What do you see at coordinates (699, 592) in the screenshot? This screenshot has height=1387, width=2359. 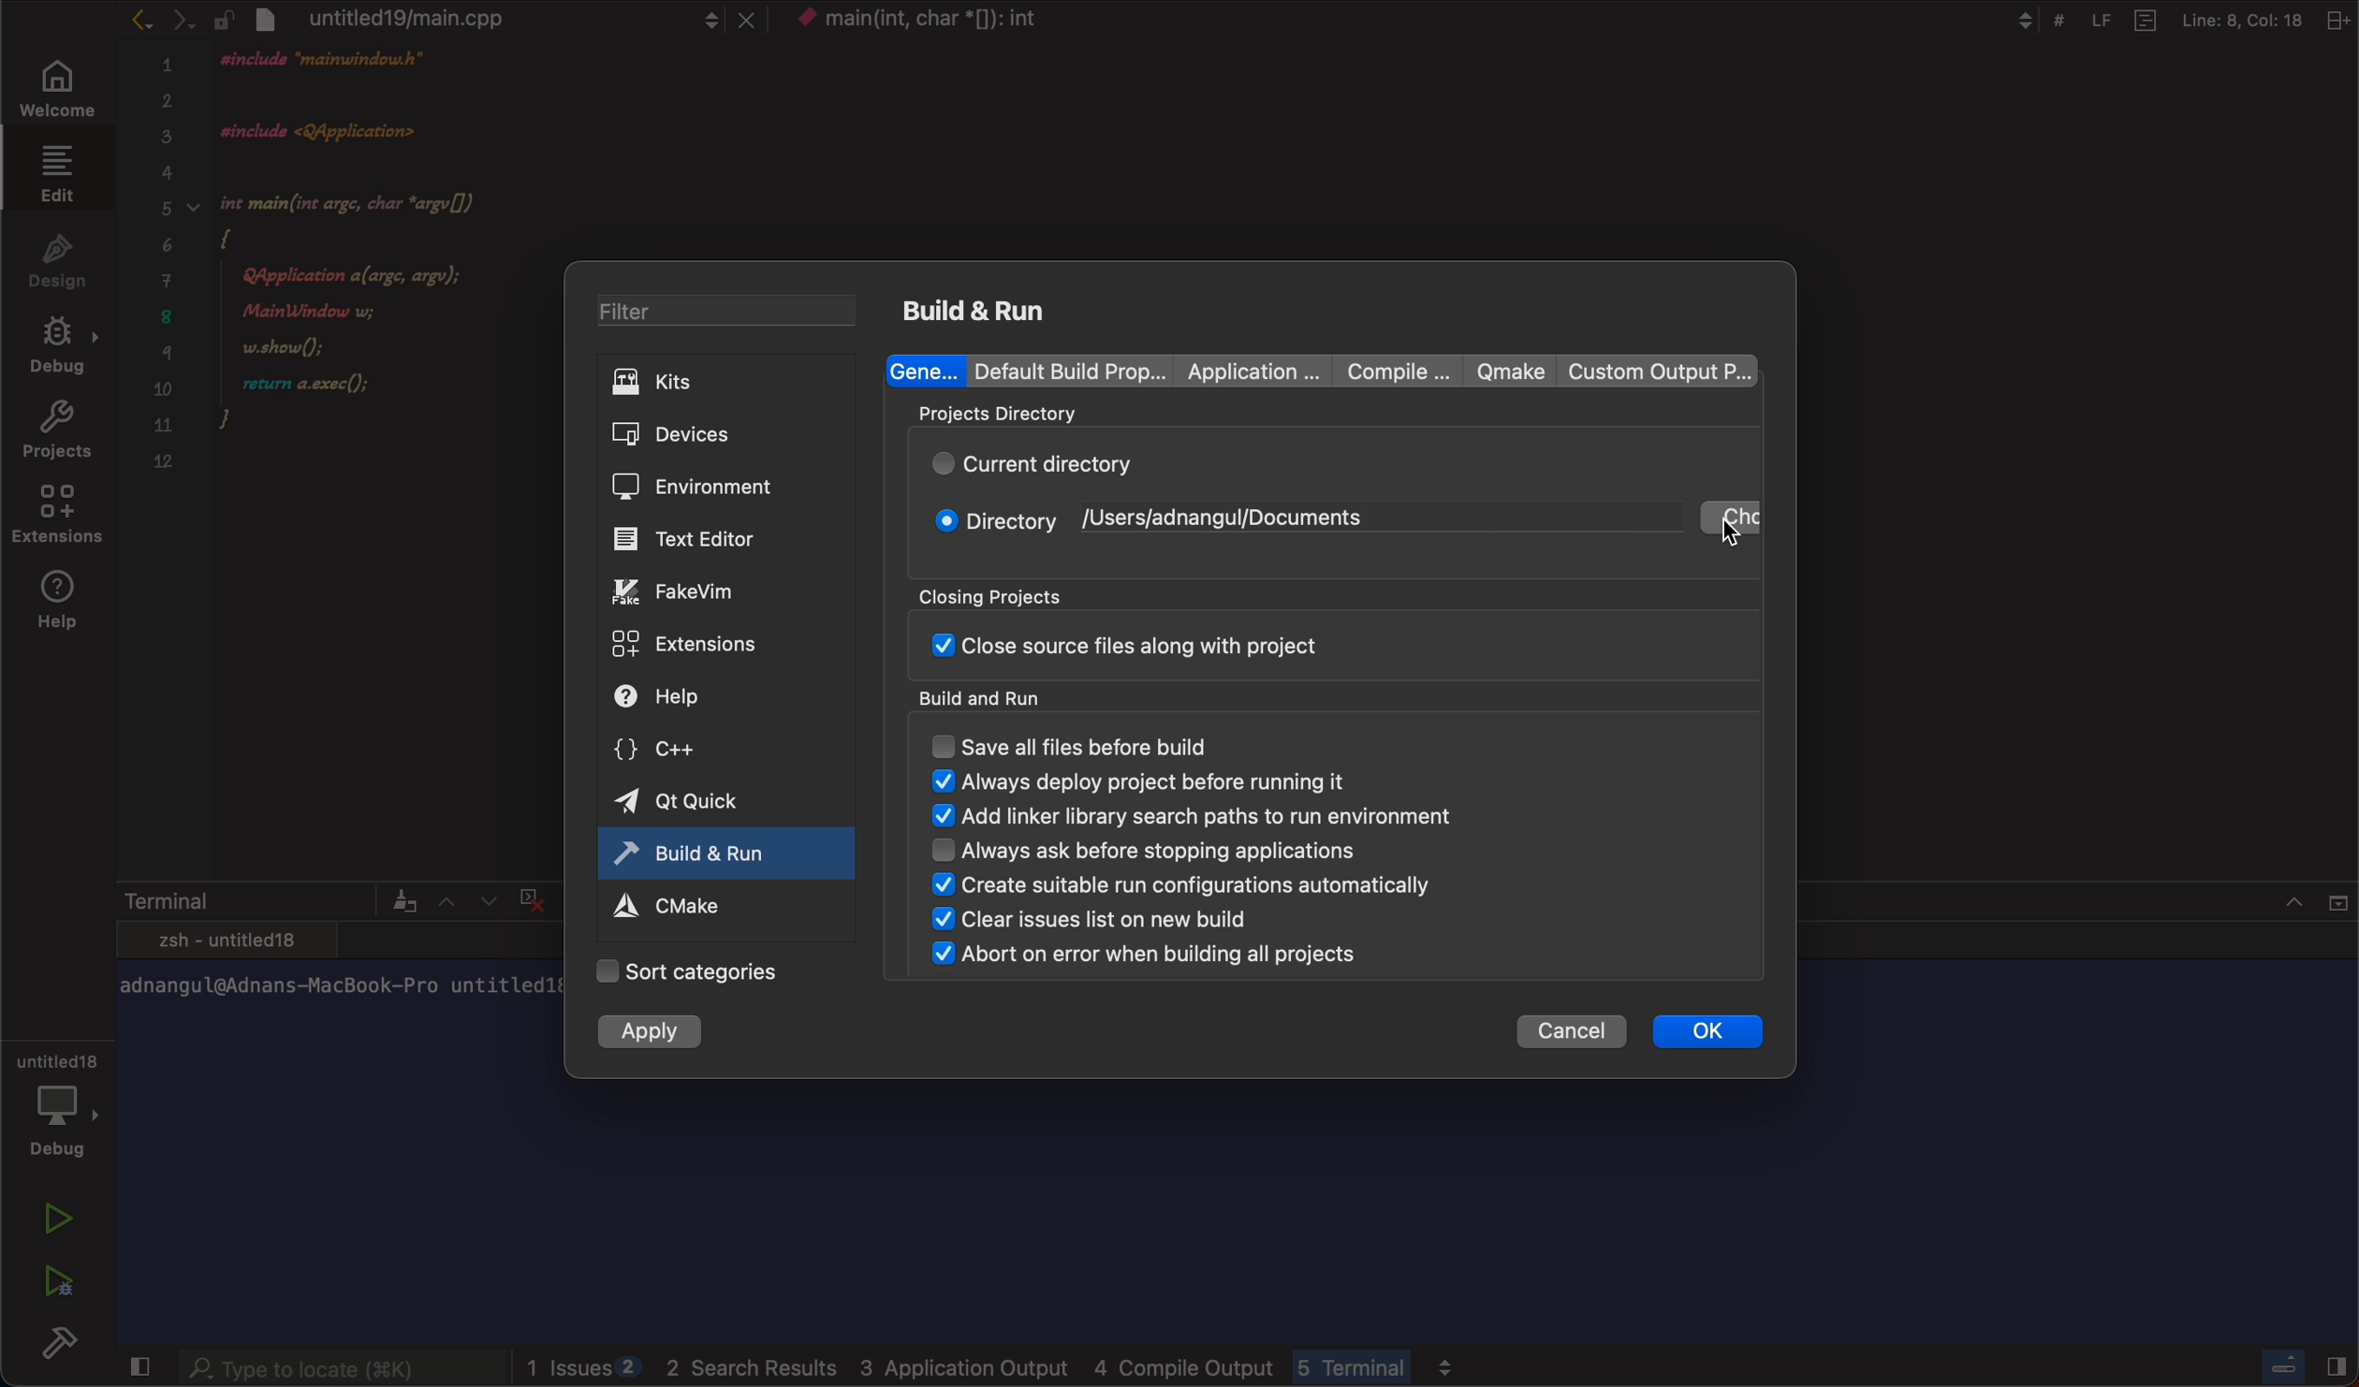 I see `fake vim` at bounding box center [699, 592].